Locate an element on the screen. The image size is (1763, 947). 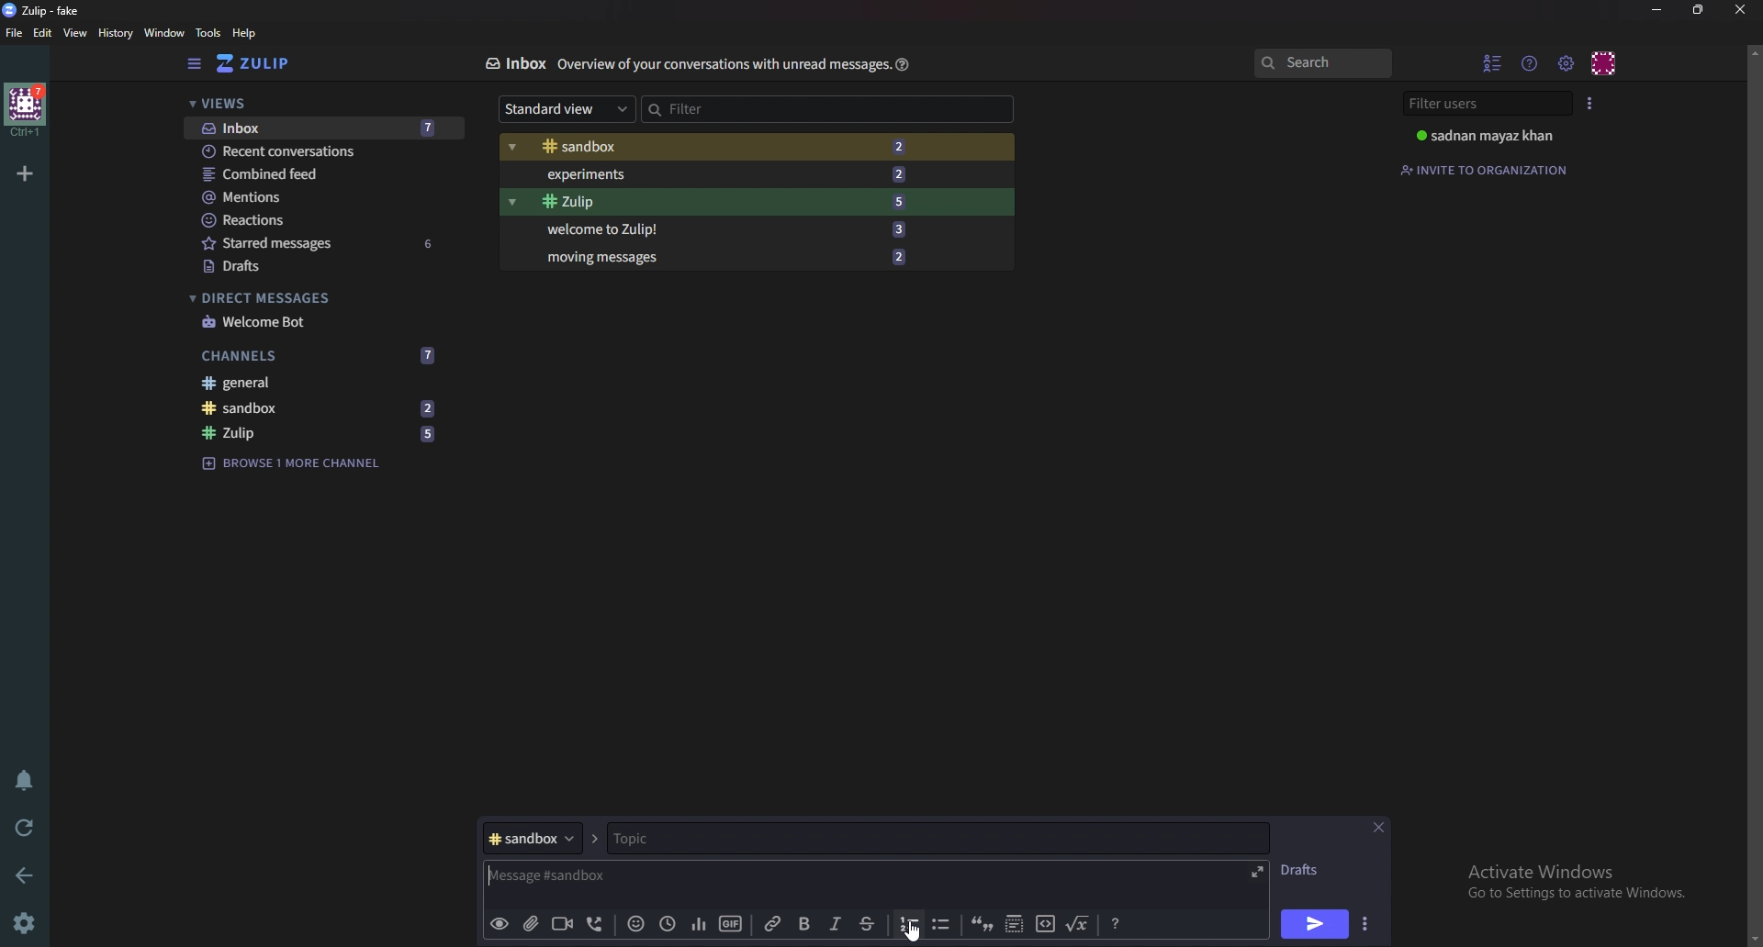
Bullet list is located at coordinates (940, 925).